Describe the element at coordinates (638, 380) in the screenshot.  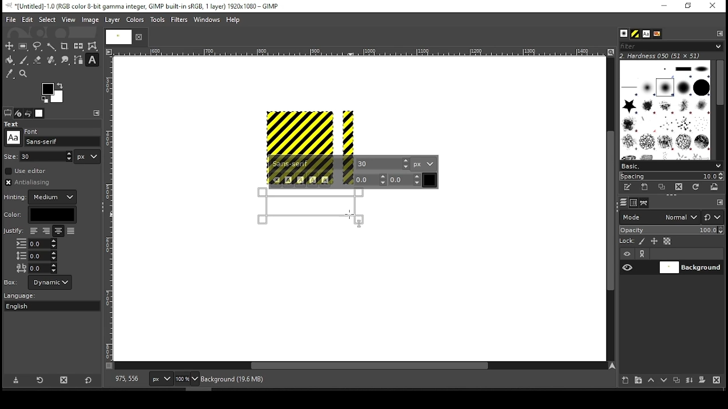
I see `new layer group  ` at that location.